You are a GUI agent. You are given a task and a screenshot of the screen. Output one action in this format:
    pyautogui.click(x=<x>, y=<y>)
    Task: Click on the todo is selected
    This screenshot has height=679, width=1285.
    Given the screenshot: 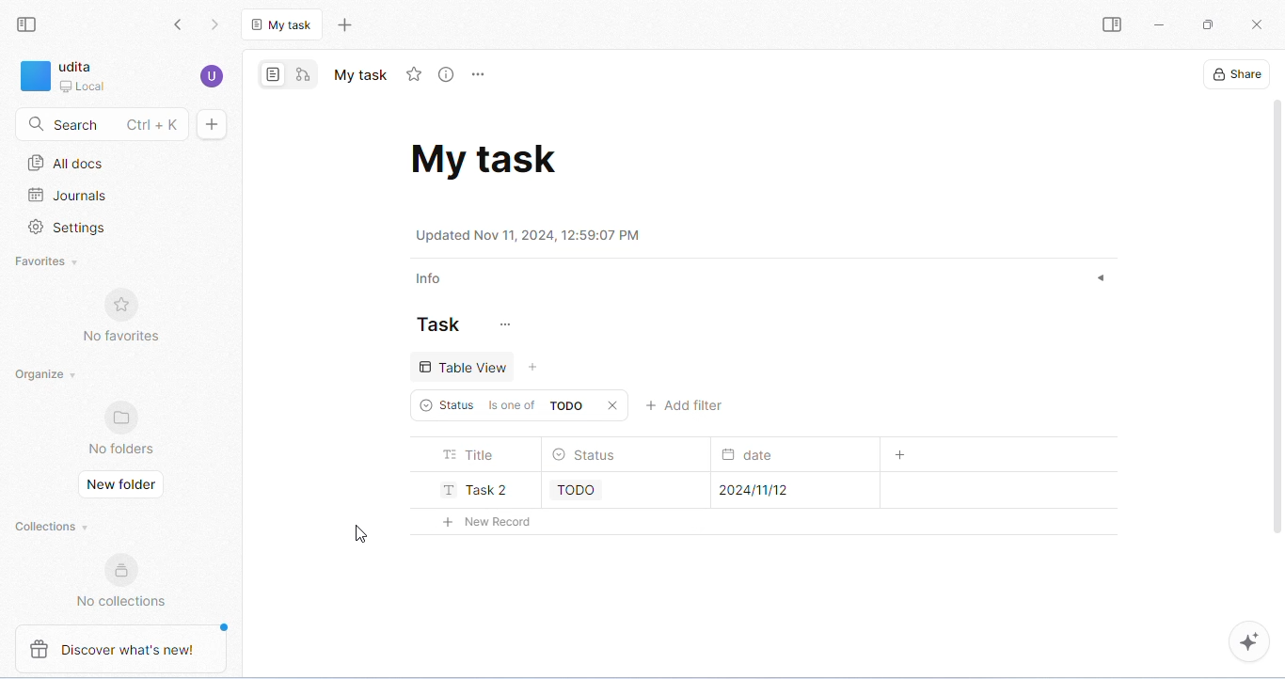 What is the action you would take?
    pyautogui.click(x=567, y=405)
    